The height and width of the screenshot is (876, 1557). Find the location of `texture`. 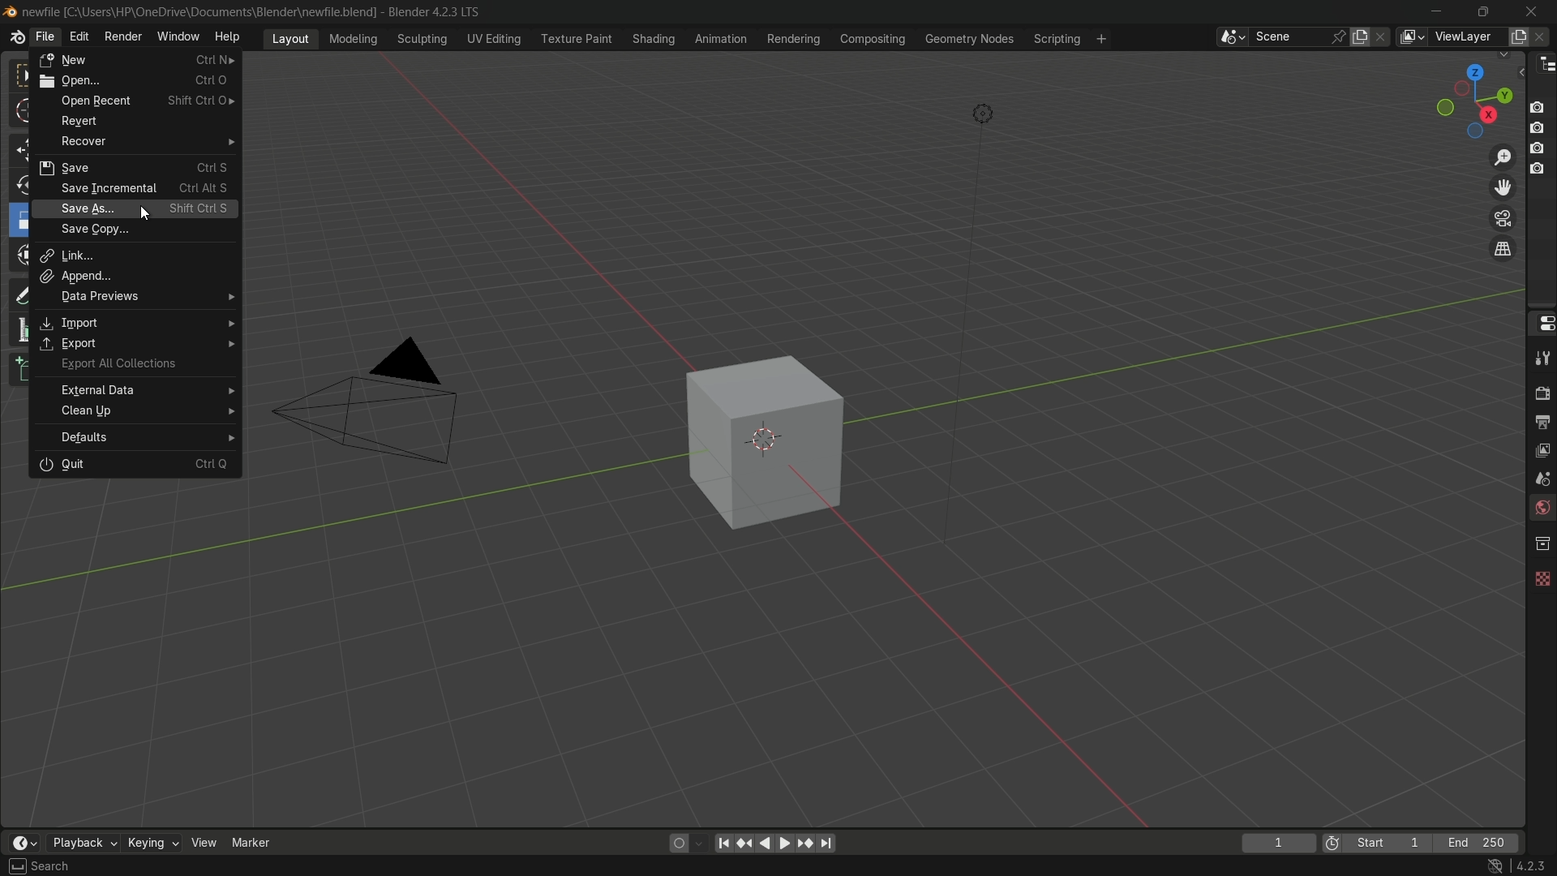

texture is located at coordinates (1541, 575).